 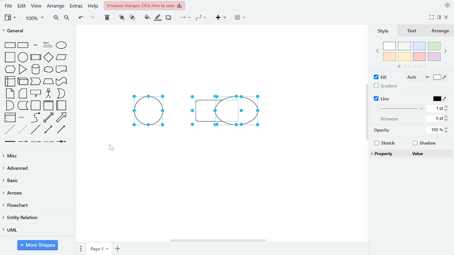 I want to click on process, so click(x=36, y=57).